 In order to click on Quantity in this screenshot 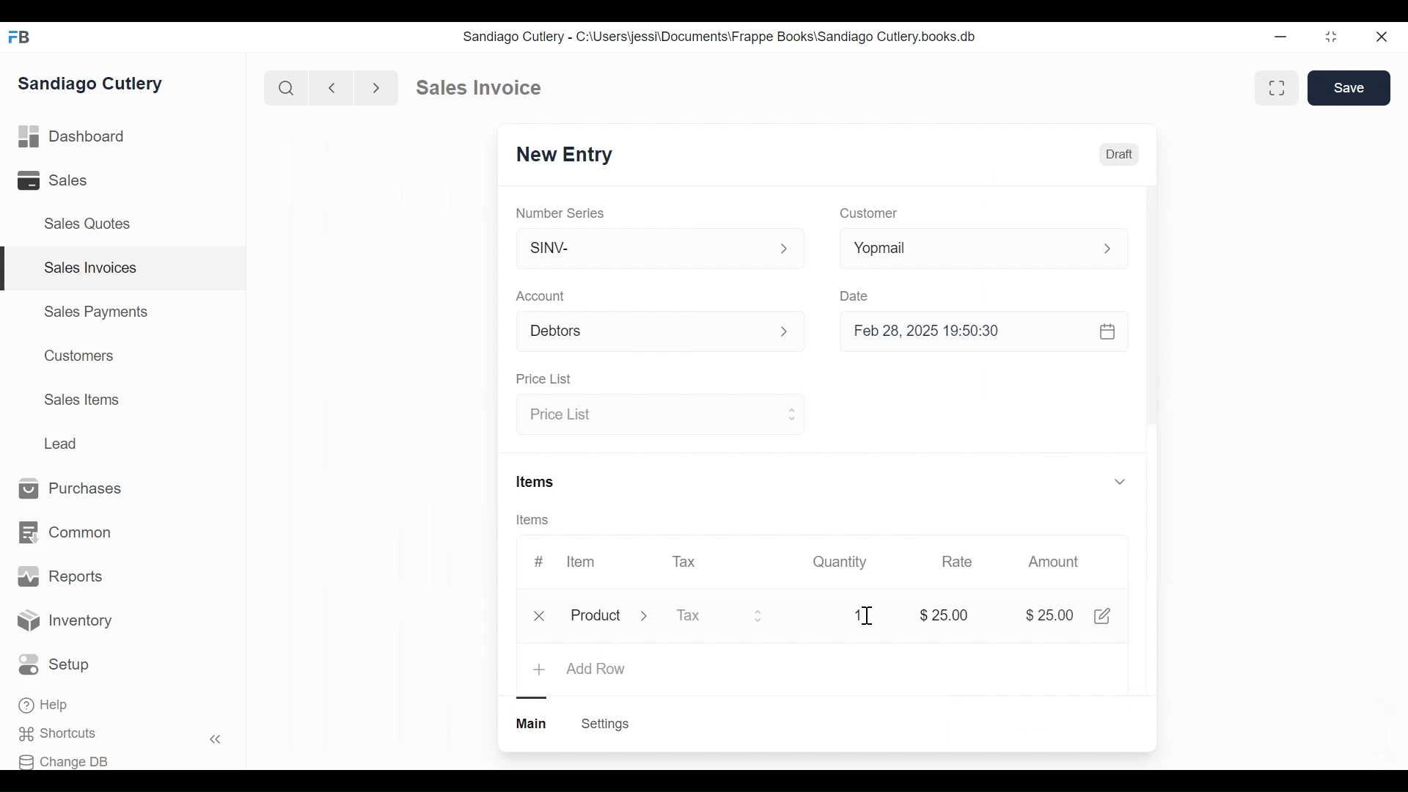, I will do `click(841, 562)`.